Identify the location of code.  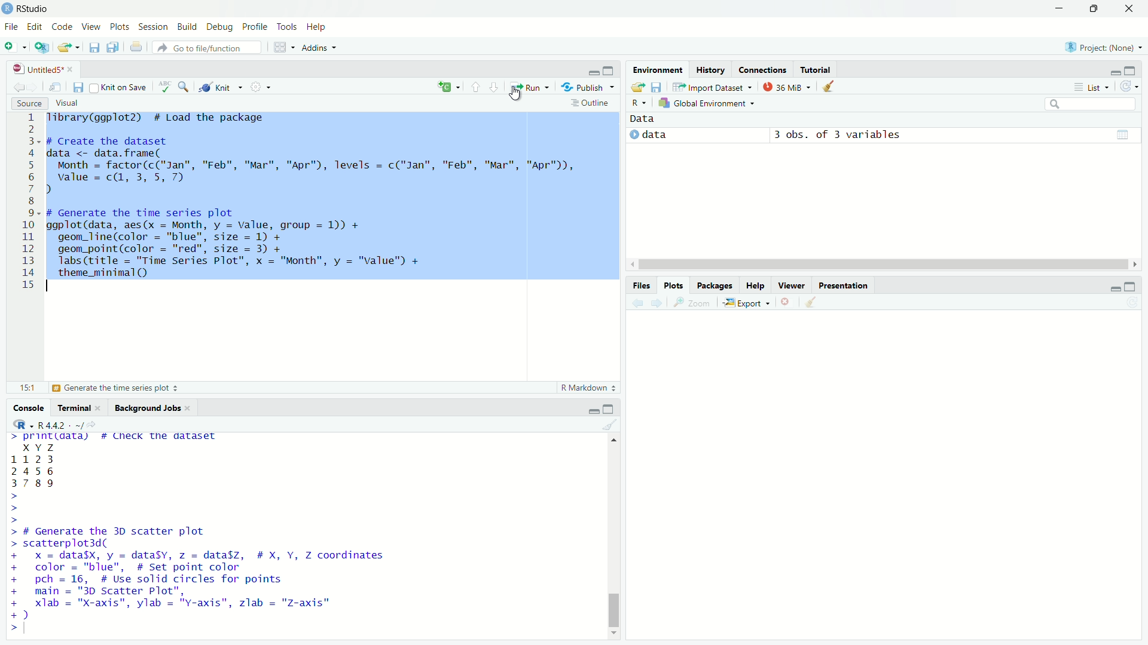
(62, 26).